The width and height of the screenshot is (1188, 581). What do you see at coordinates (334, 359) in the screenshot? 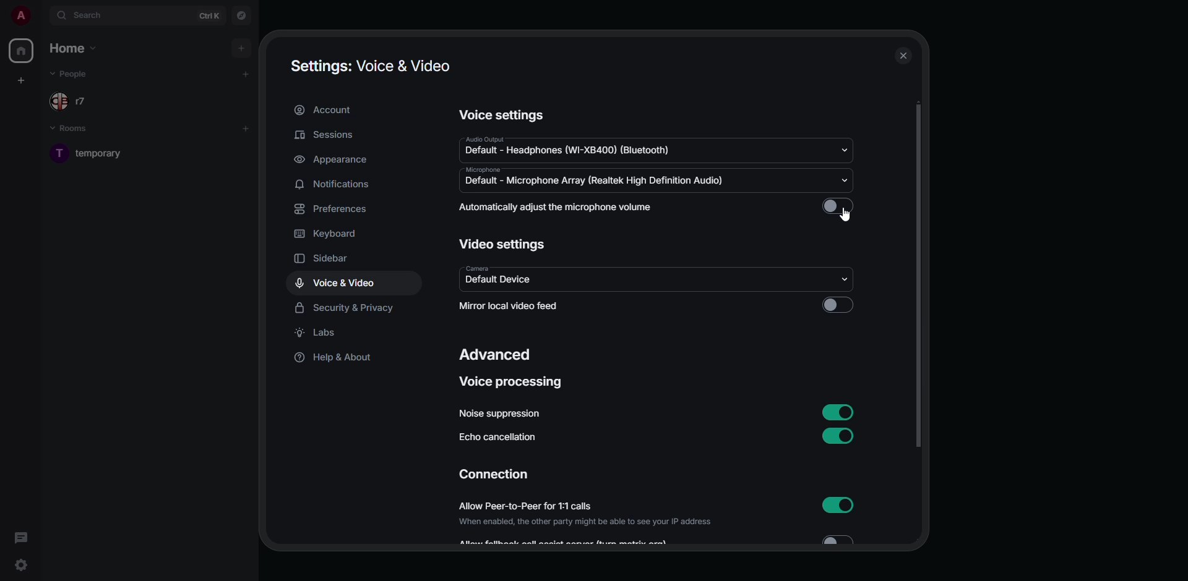
I see `help & about` at bounding box center [334, 359].